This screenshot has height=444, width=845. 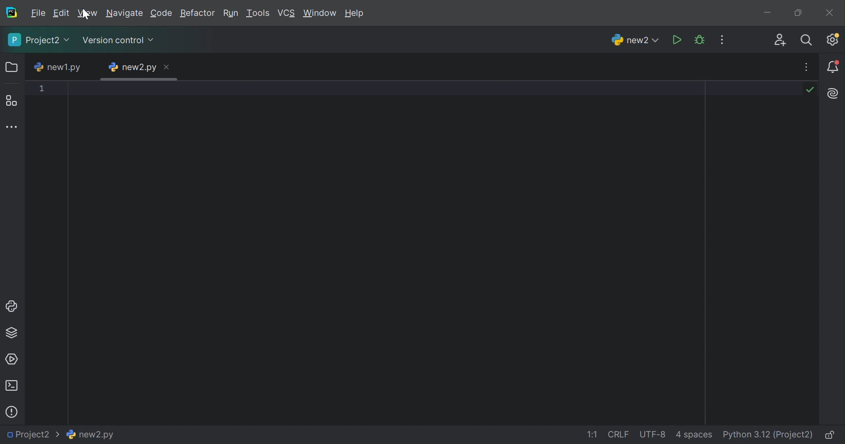 I want to click on Debug, so click(x=701, y=40).